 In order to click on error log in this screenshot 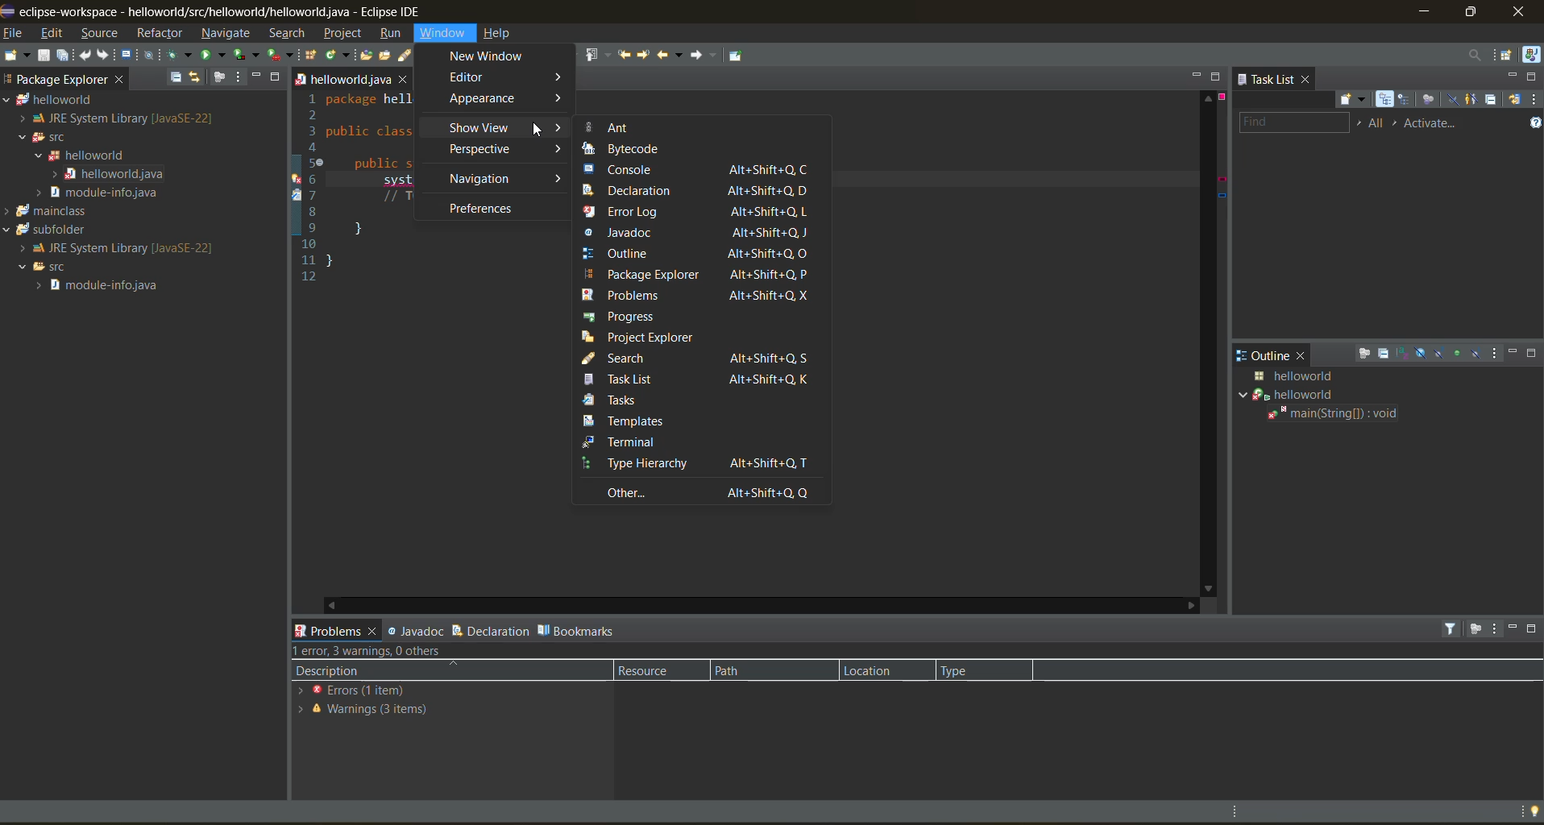, I will do `click(704, 209)`.